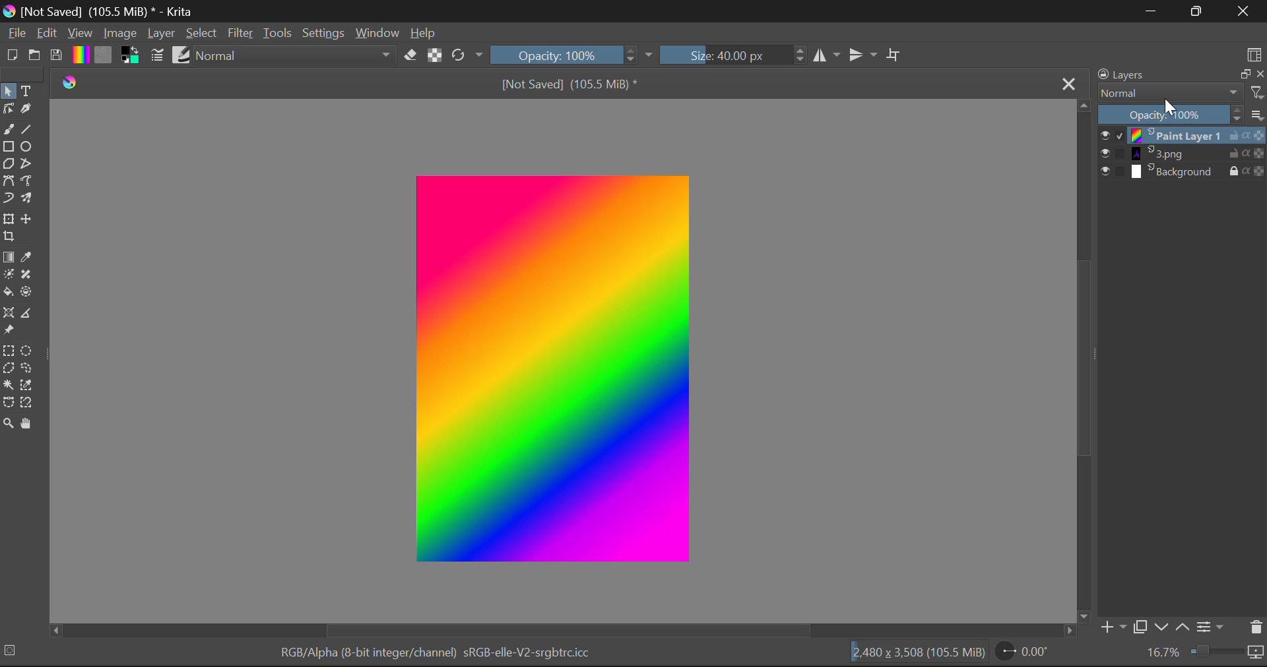  Describe the element at coordinates (379, 33) in the screenshot. I see `Window` at that location.